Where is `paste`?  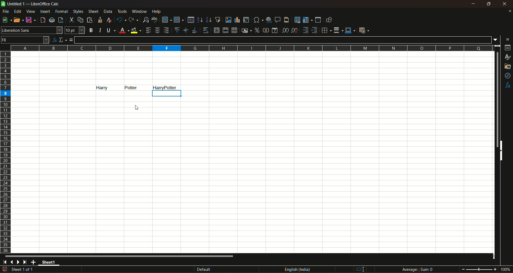 paste is located at coordinates (90, 20).